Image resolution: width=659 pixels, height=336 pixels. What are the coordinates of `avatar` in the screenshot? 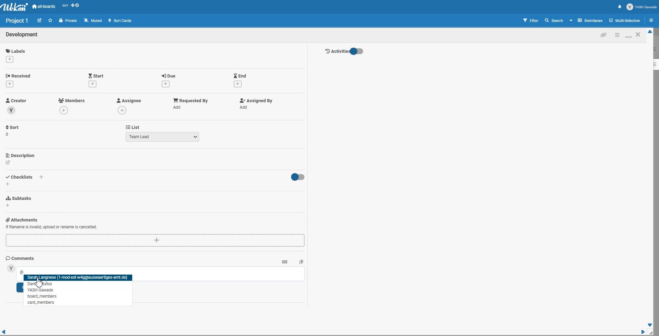 It's located at (11, 268).